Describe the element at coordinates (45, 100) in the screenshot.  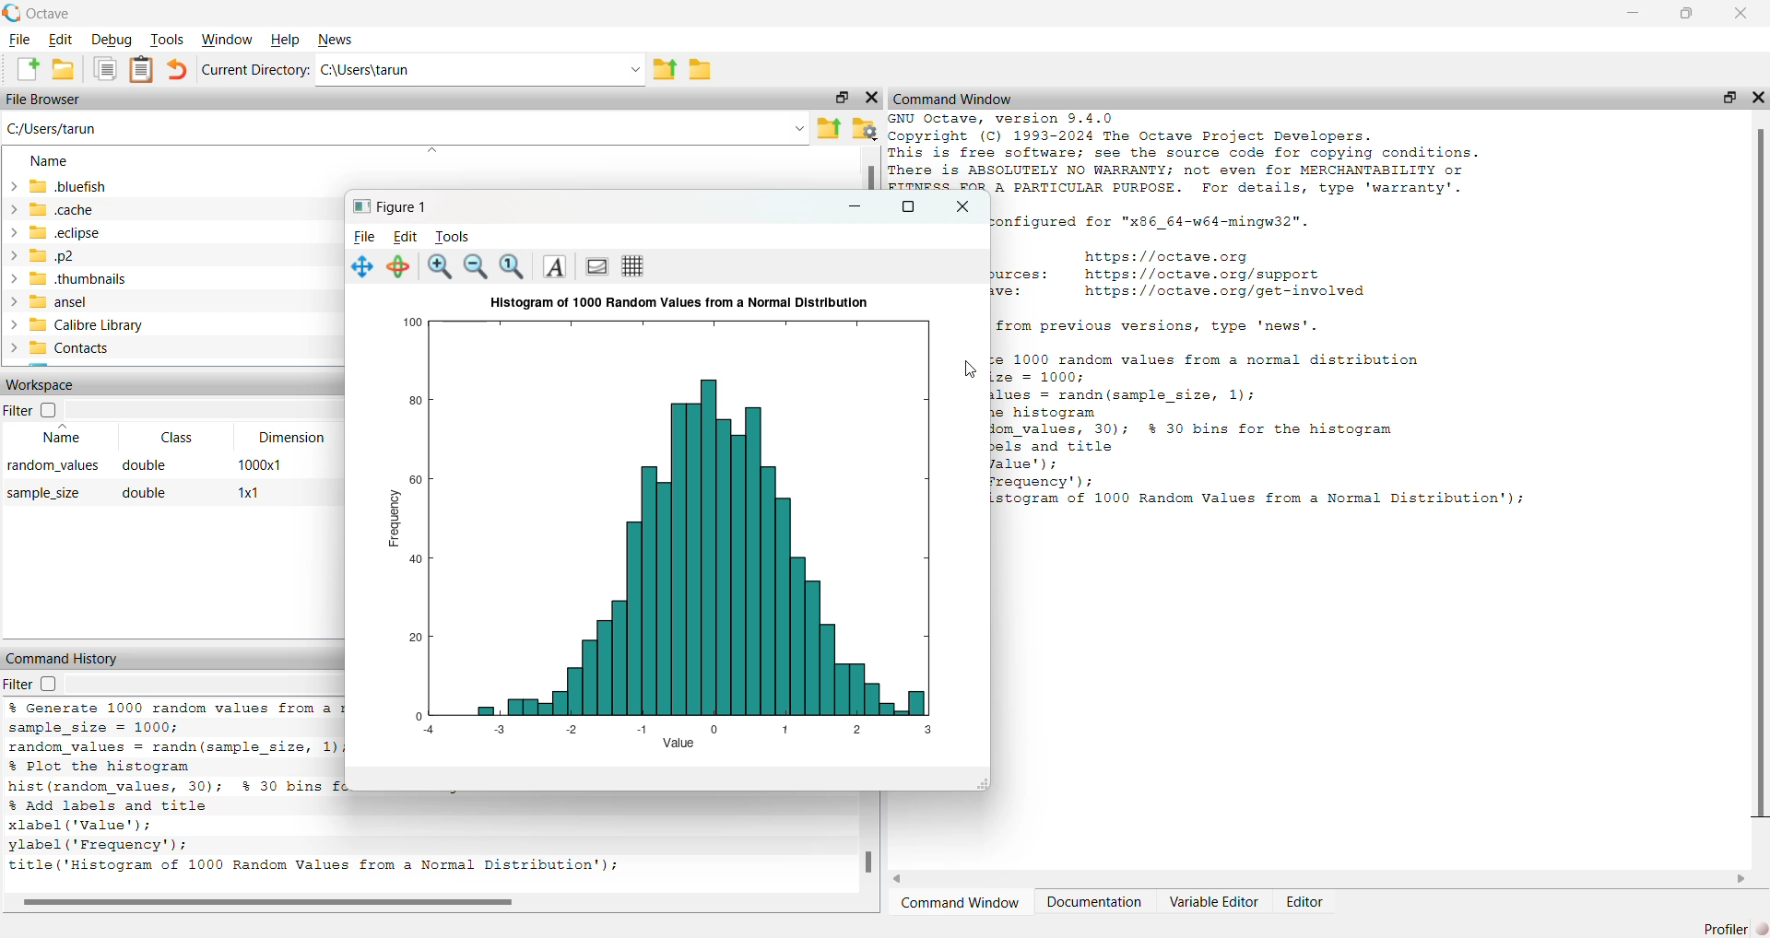
I see `File Browser` at that location.